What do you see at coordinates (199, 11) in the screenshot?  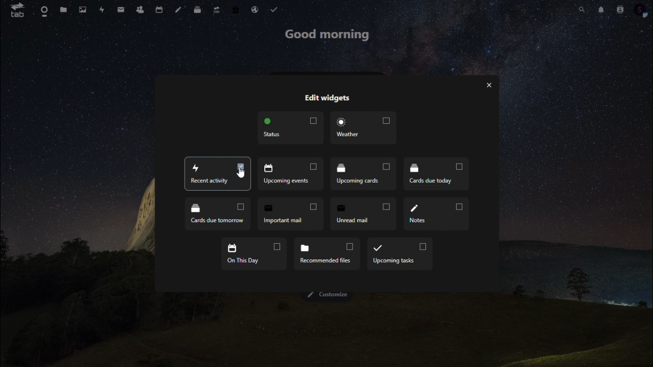 I see `deck` at bounding box center [199, 11].